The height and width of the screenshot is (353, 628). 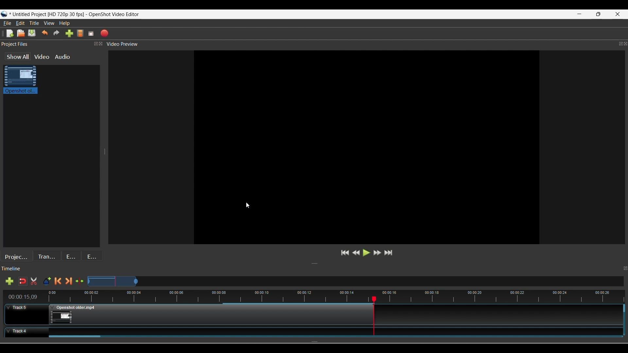 I want to click on Cursor clicking on File, so click(x=9, y=25).